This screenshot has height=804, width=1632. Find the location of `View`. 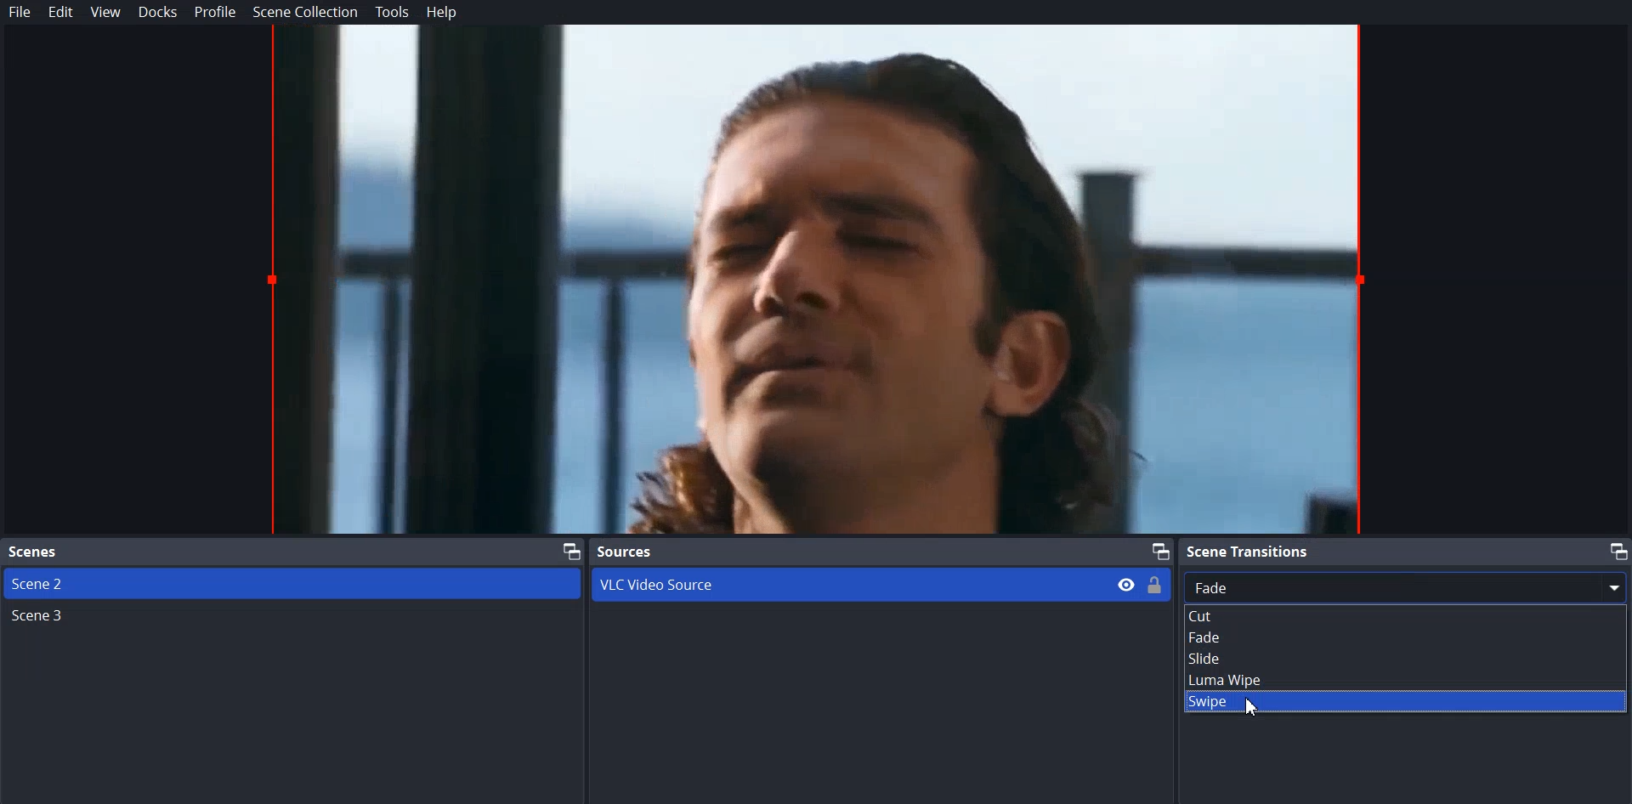

View is located at coordinates (106, 13).